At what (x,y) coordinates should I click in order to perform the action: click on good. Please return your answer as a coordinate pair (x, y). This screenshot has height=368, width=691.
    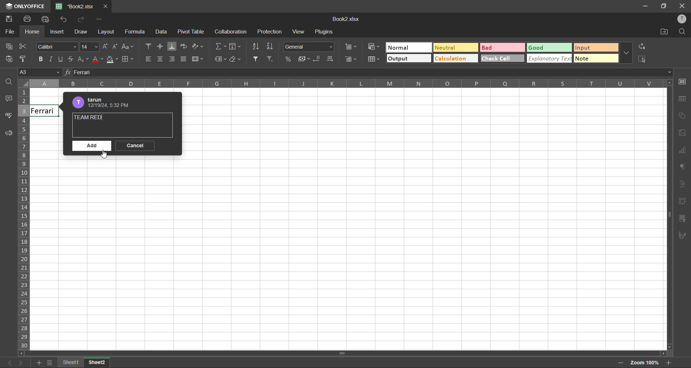
    Looking at the image, I should click on (542, 46).